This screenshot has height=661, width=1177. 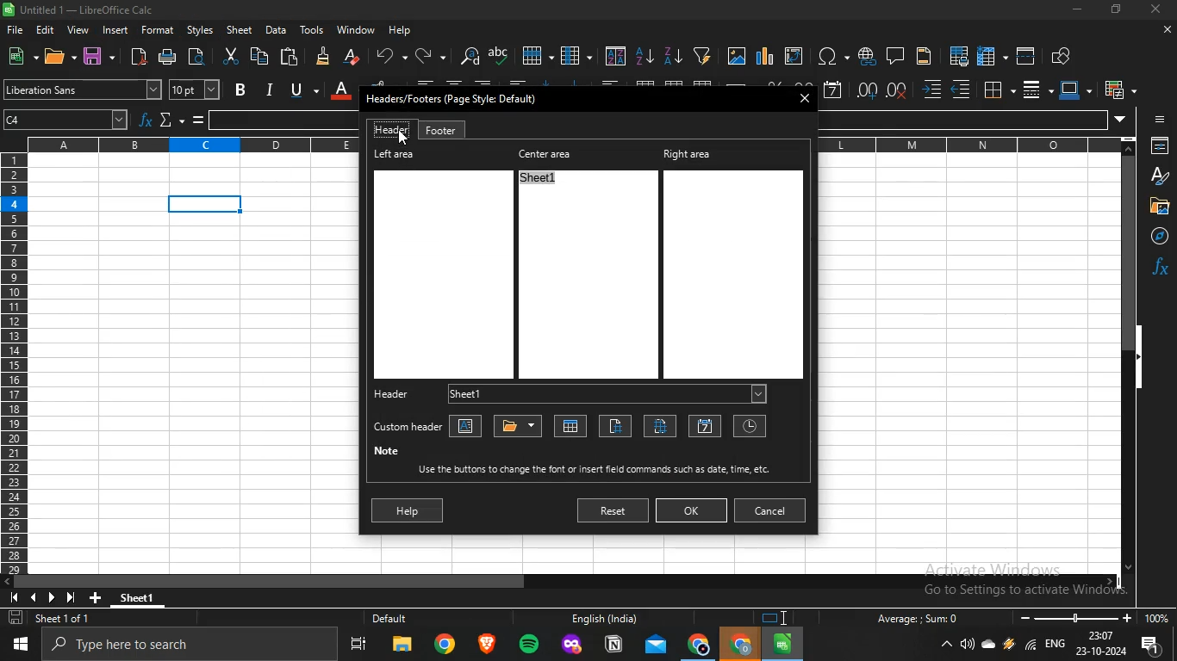 What do you see at coordinates (961, 90) in the screenshot?
I see `decrease indent` at bounding box center [961, 90].